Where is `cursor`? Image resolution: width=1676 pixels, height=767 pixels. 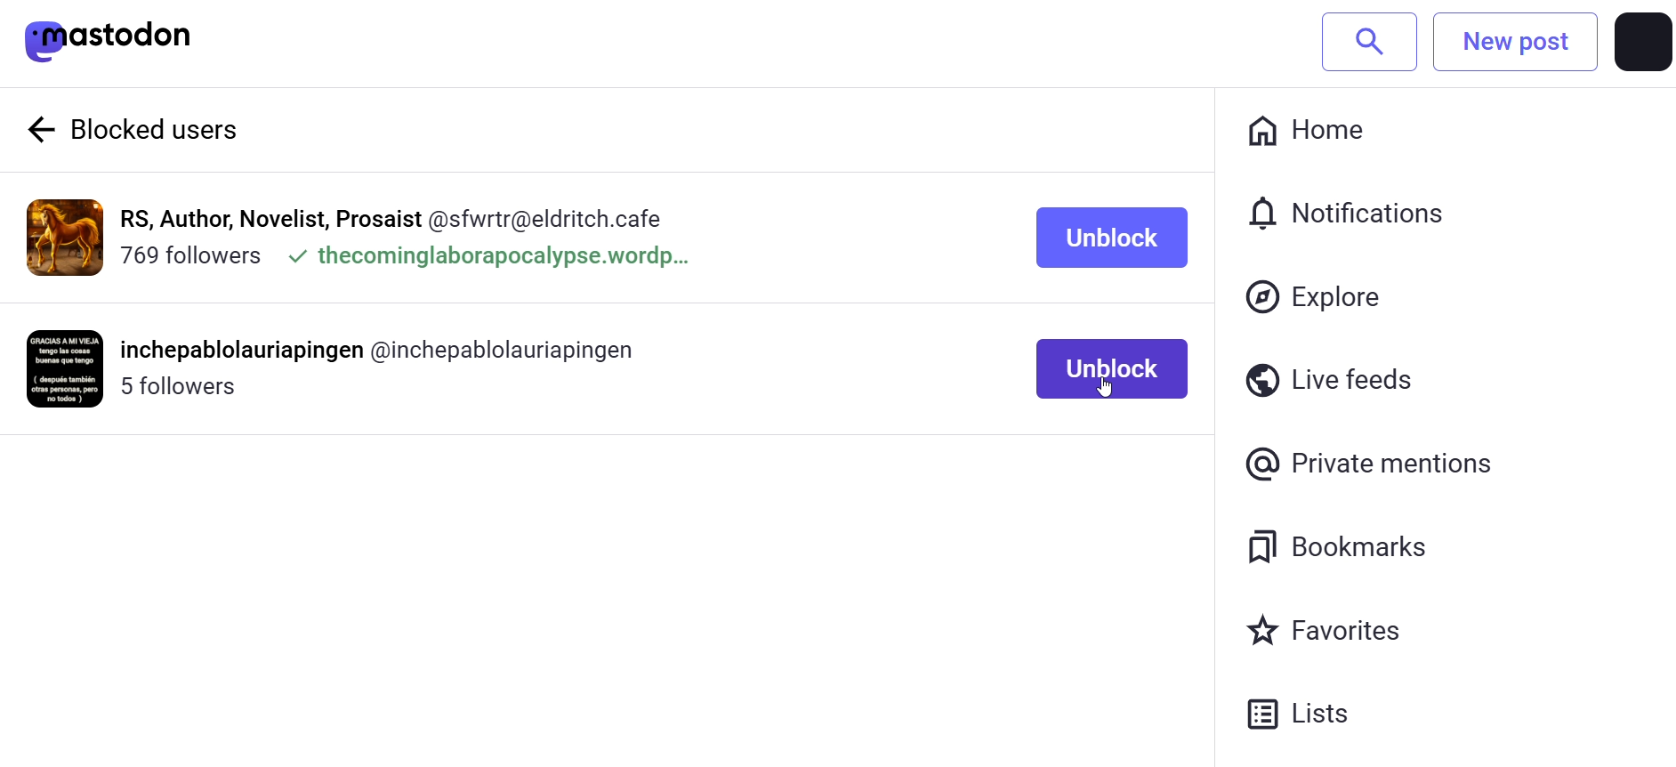
cursor is located at coordinates (1119, 397).